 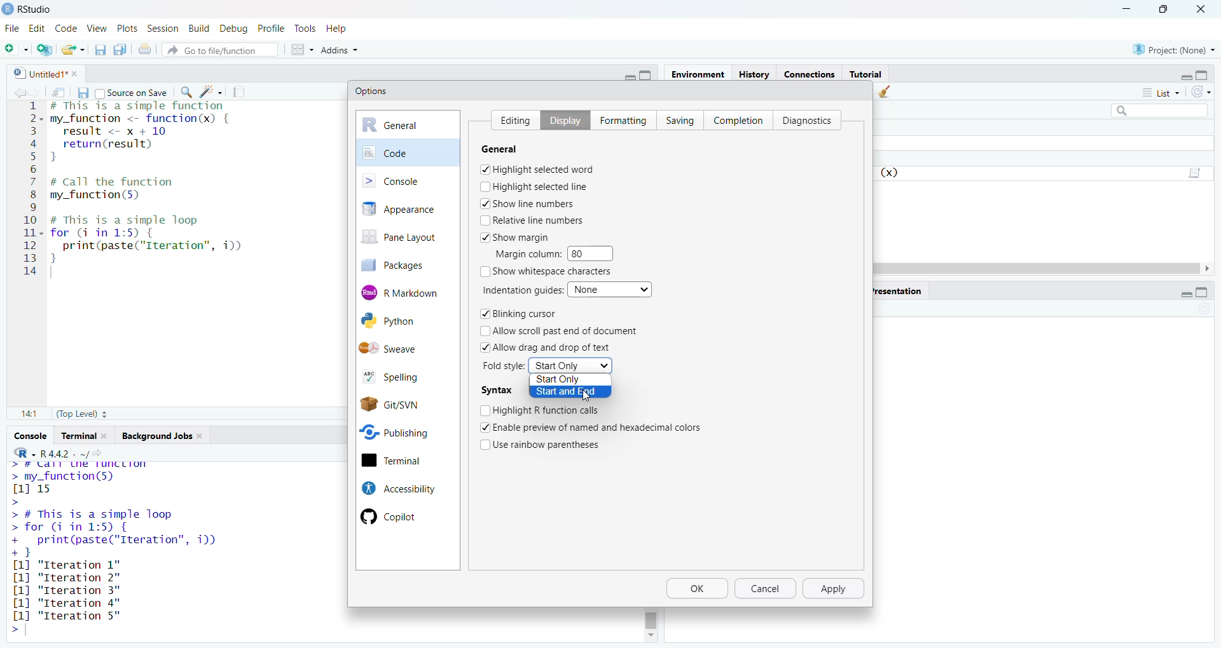 I want to click on R 4.4.2 . ~/, so click(x=65, y=452).